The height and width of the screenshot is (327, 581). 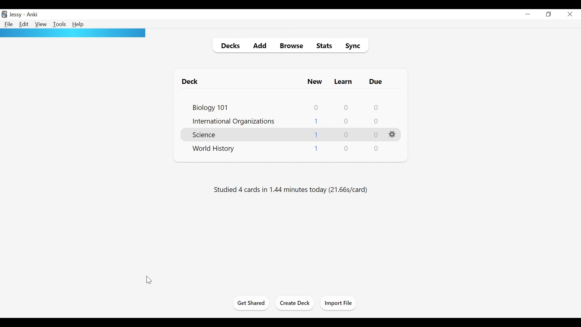 I want to click on Options, so click(x=392, y=134).